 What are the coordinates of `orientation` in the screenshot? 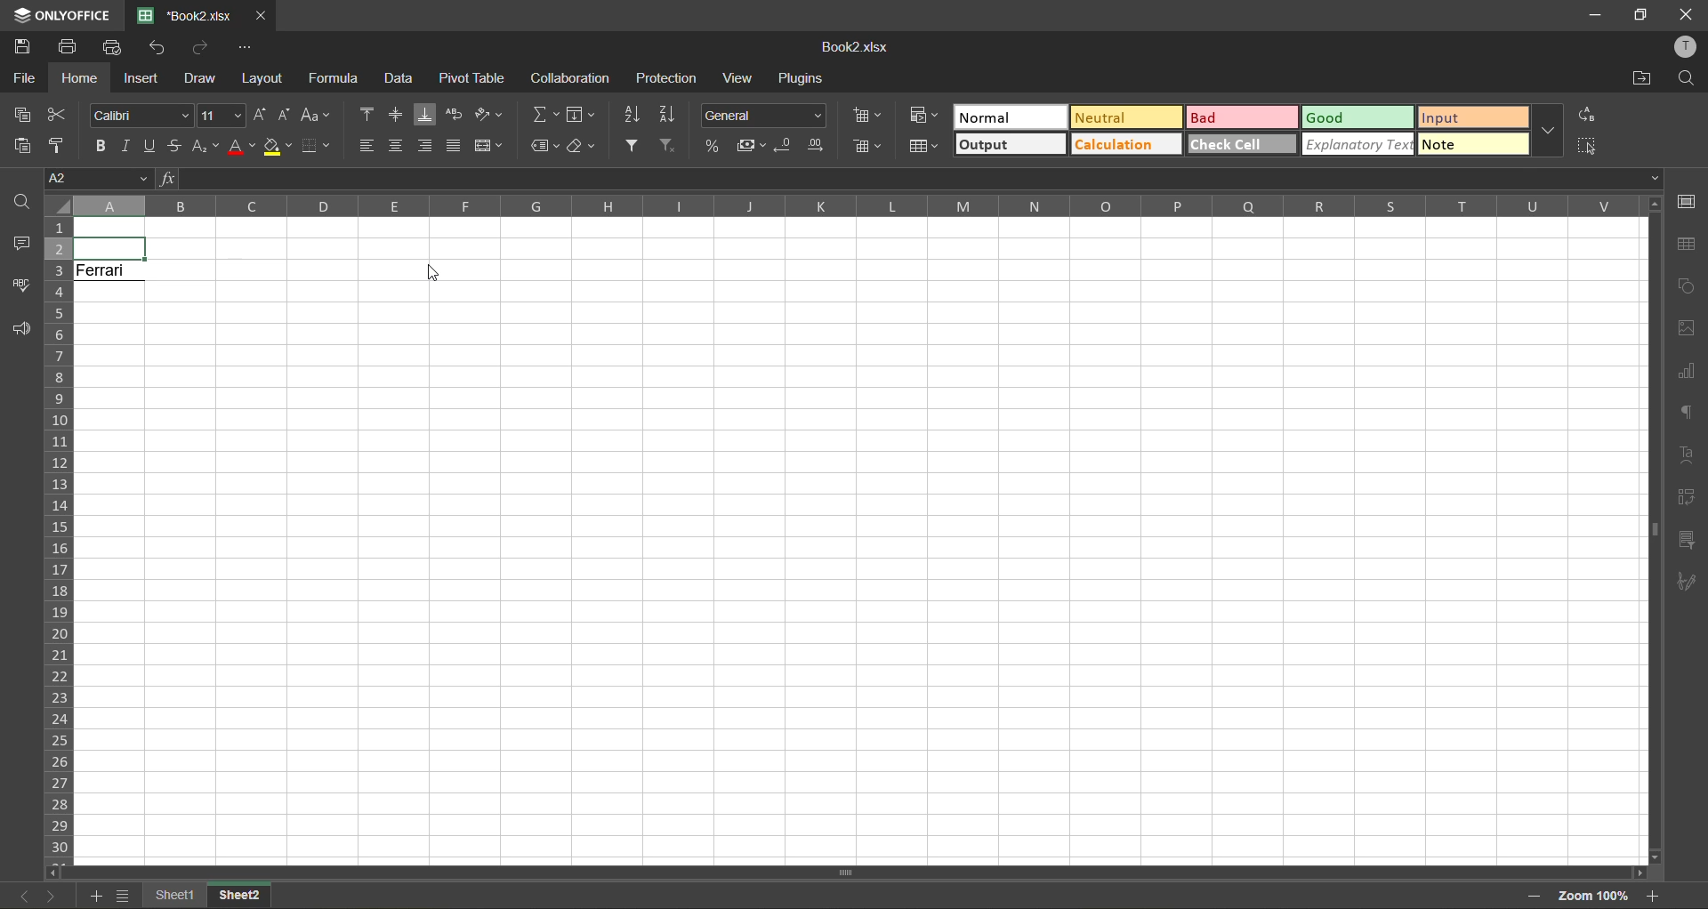 It's located at (493, 116).